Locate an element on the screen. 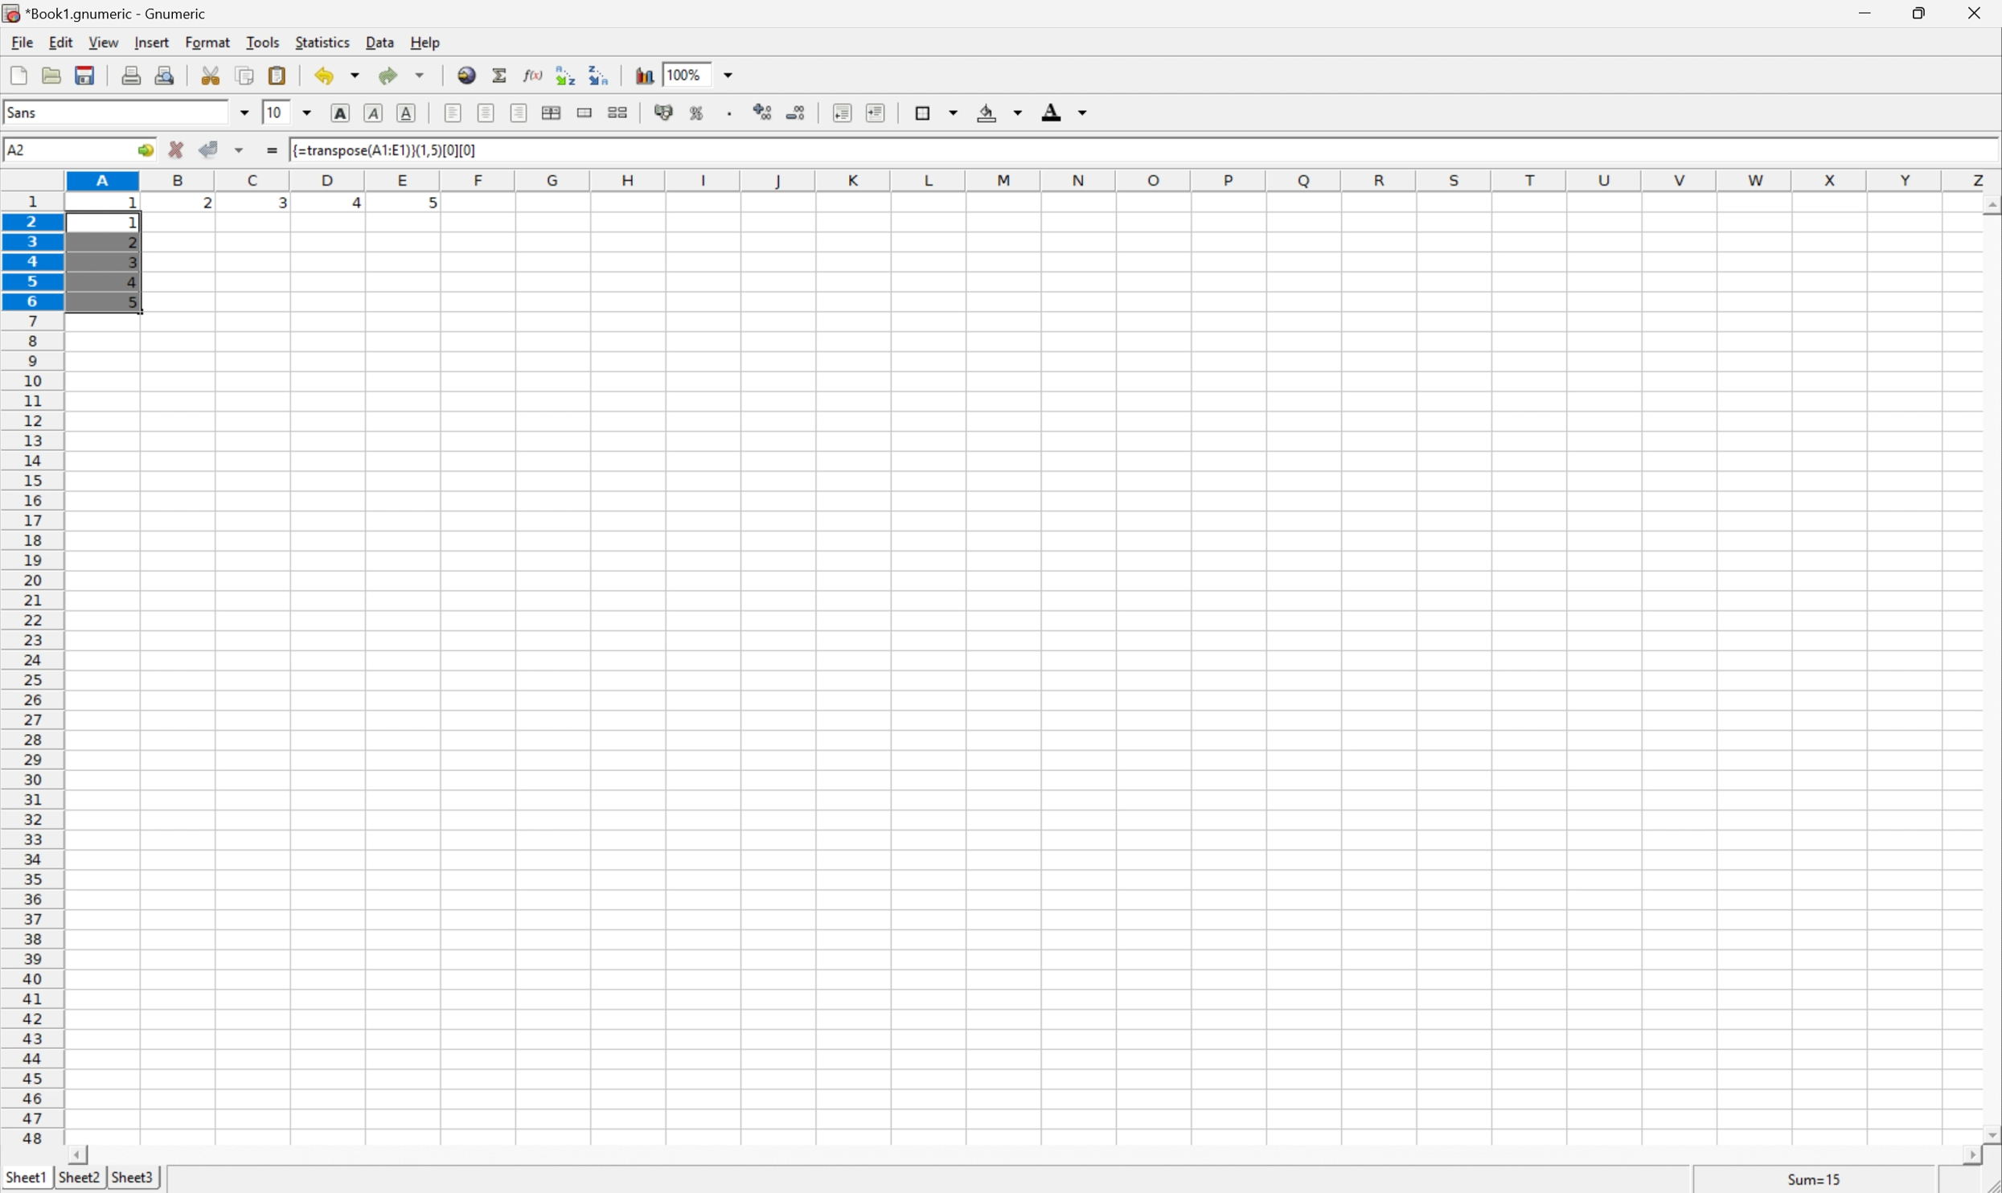 The height and width of the screenshot is (1193, 2002). accept changes across selection is located at coordinates (238, 151).